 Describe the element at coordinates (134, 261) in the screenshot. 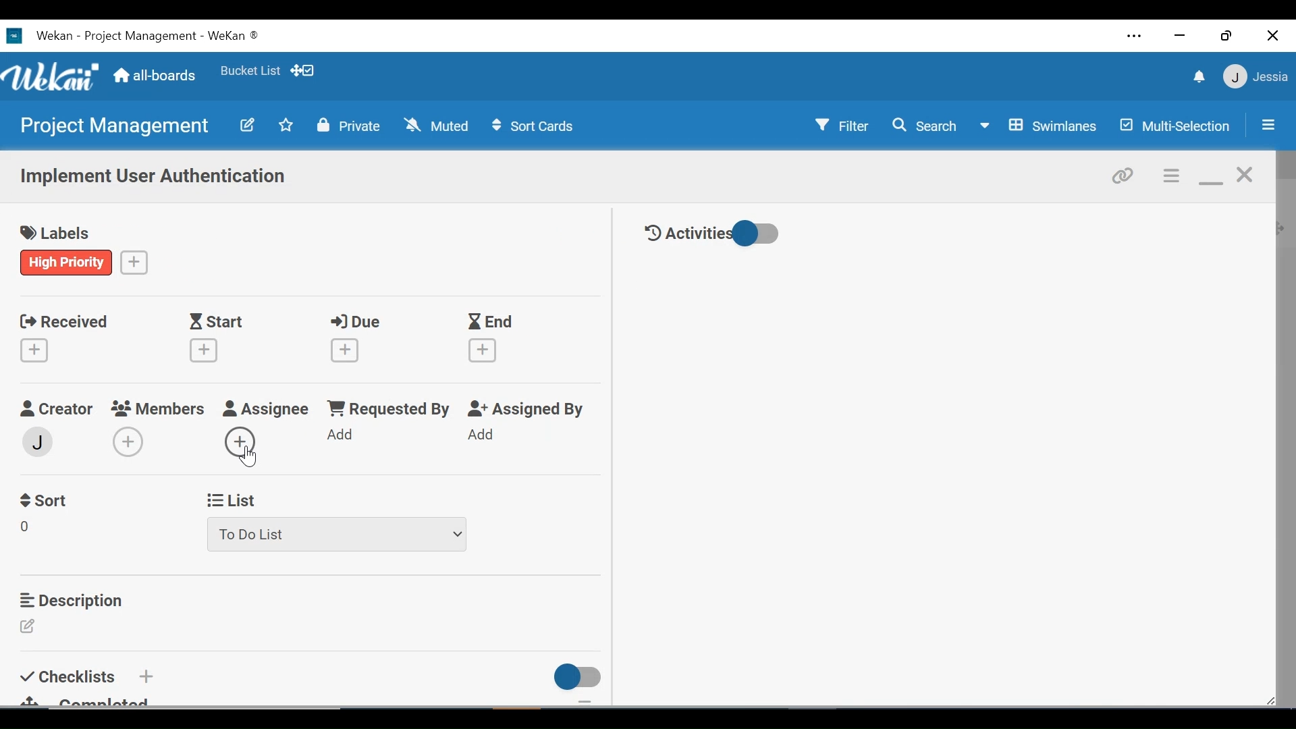

I see `Create labels` at that location.